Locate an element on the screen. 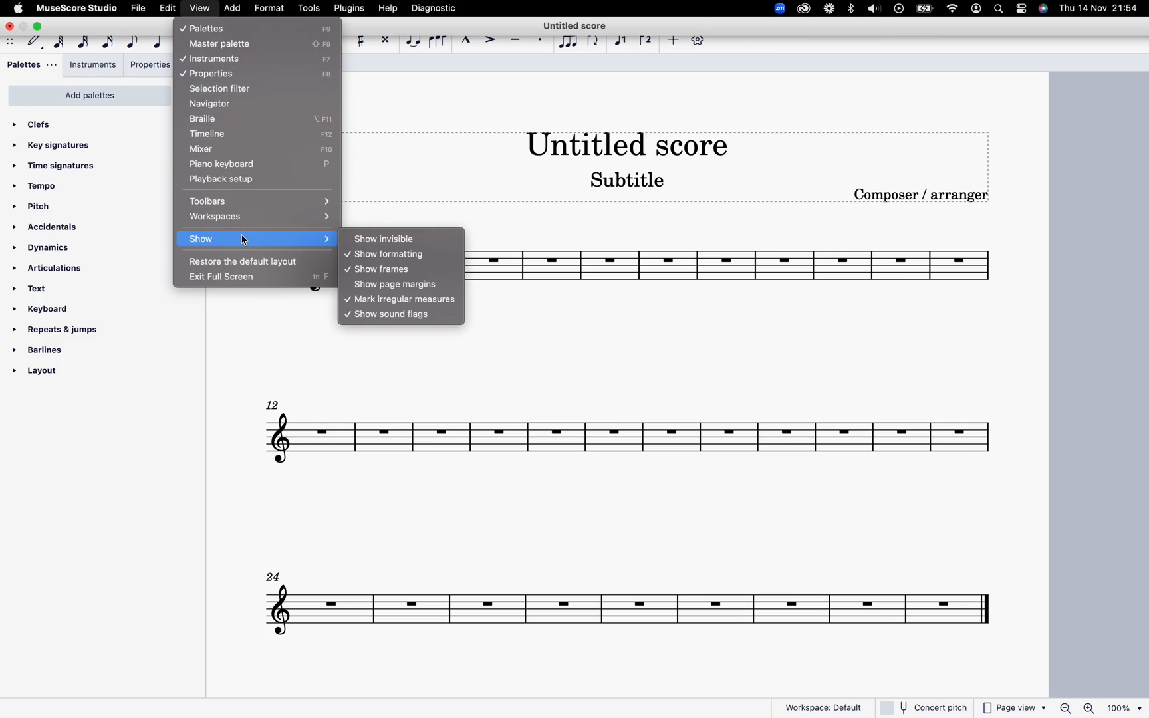  show page margins is located at coordinates (400, 284).